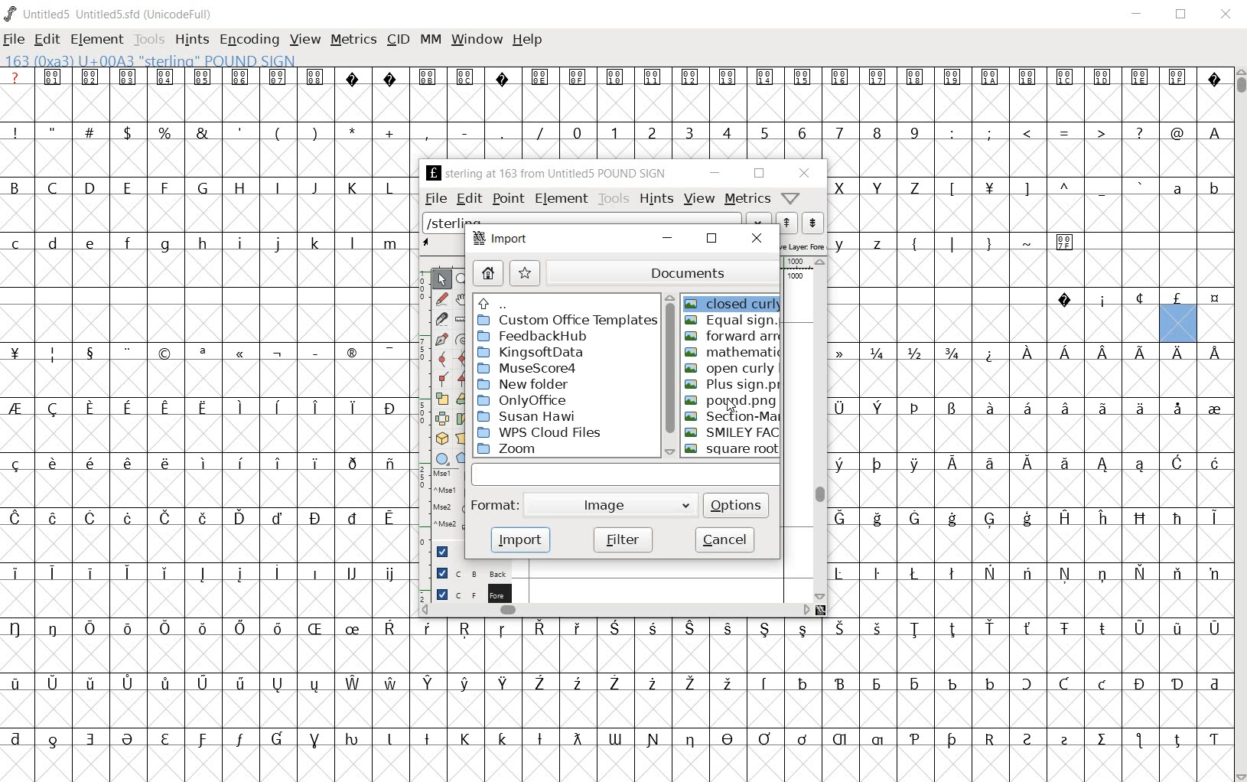  I want to click on Symbol, so click(729, 79).